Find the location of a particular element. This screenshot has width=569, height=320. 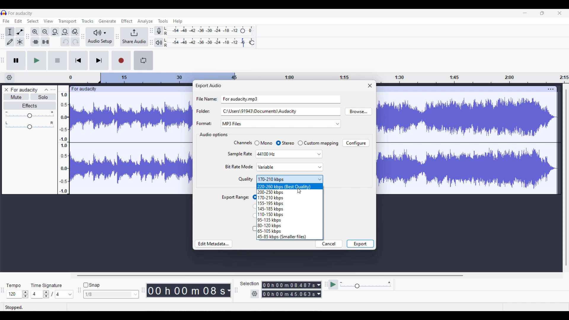

Mute is located at coordinates (17, 97).